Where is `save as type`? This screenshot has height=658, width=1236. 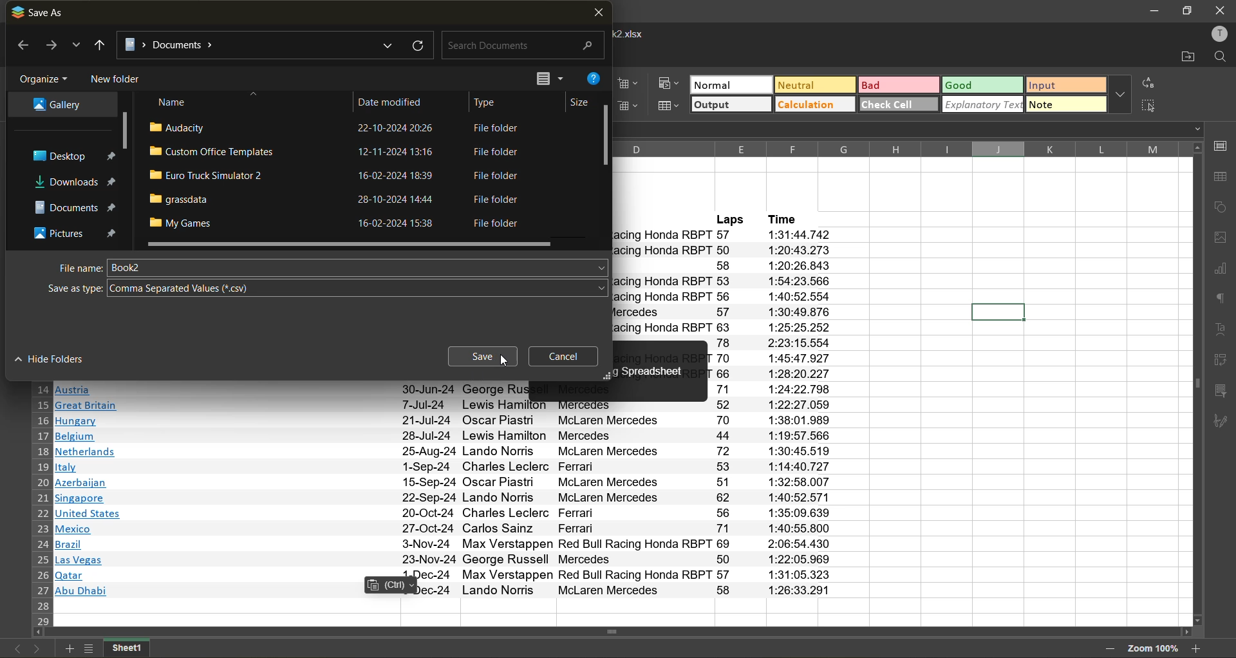 save as type is located at coordinates (71, 288).